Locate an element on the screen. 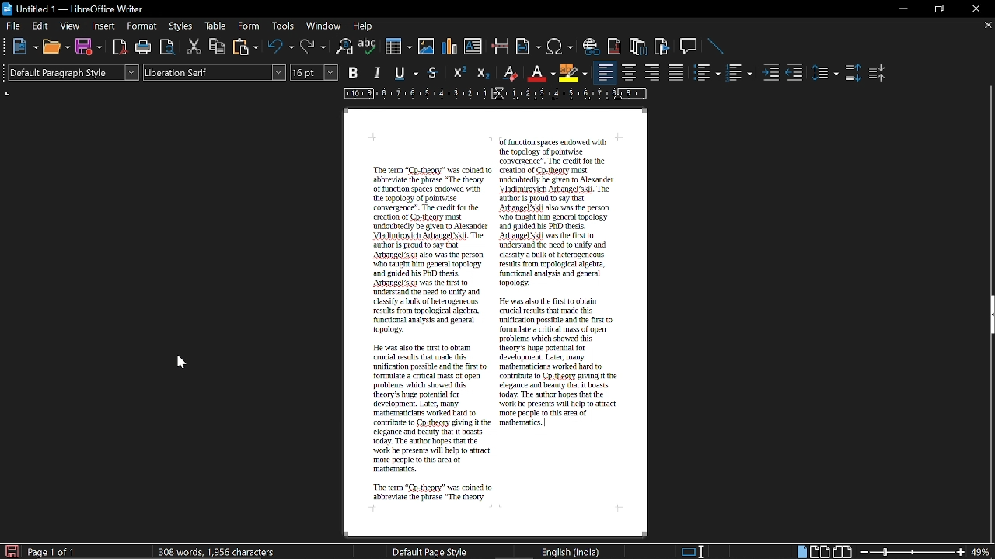 This screenshot has height=559, width=995. Insert Image is located at coordinates (428, 47).